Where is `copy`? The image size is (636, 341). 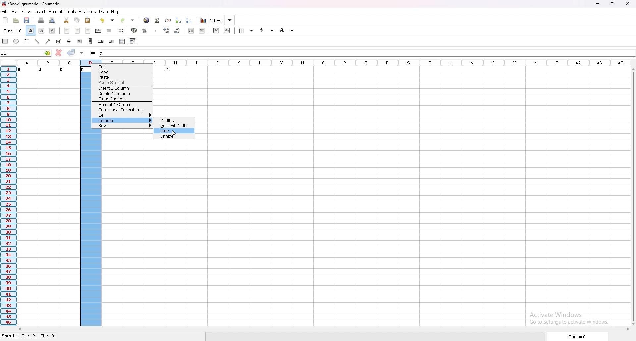 copy is located at coordinates (78, 20).